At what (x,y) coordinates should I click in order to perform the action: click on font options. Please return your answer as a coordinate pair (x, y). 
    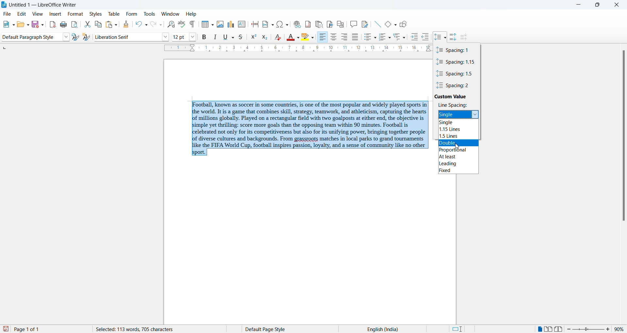
    Looking at the image, I should click on (166, 37).